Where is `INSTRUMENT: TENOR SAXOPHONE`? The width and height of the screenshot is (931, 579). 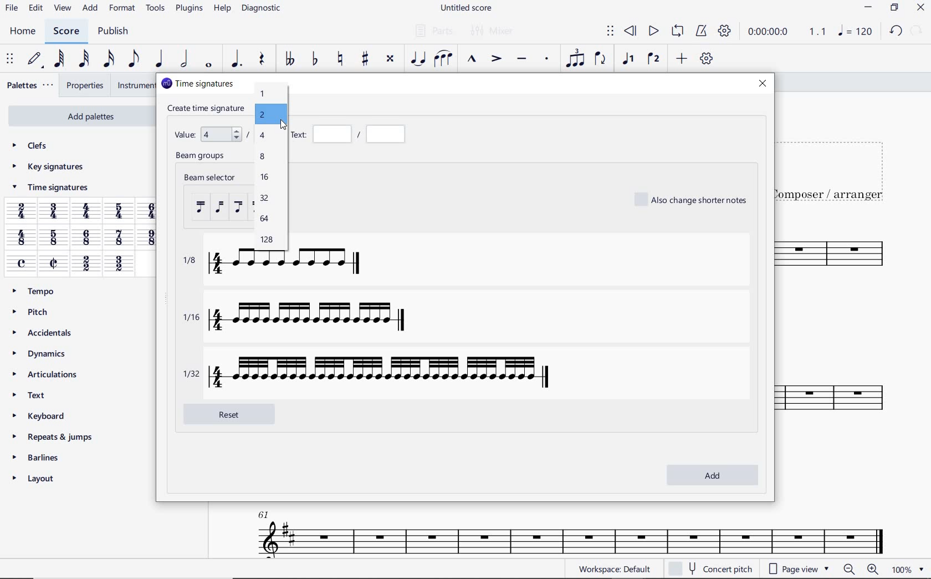
INSTRUMENT: TENOR SAXOPHONE is located at coordinates (837, 335).